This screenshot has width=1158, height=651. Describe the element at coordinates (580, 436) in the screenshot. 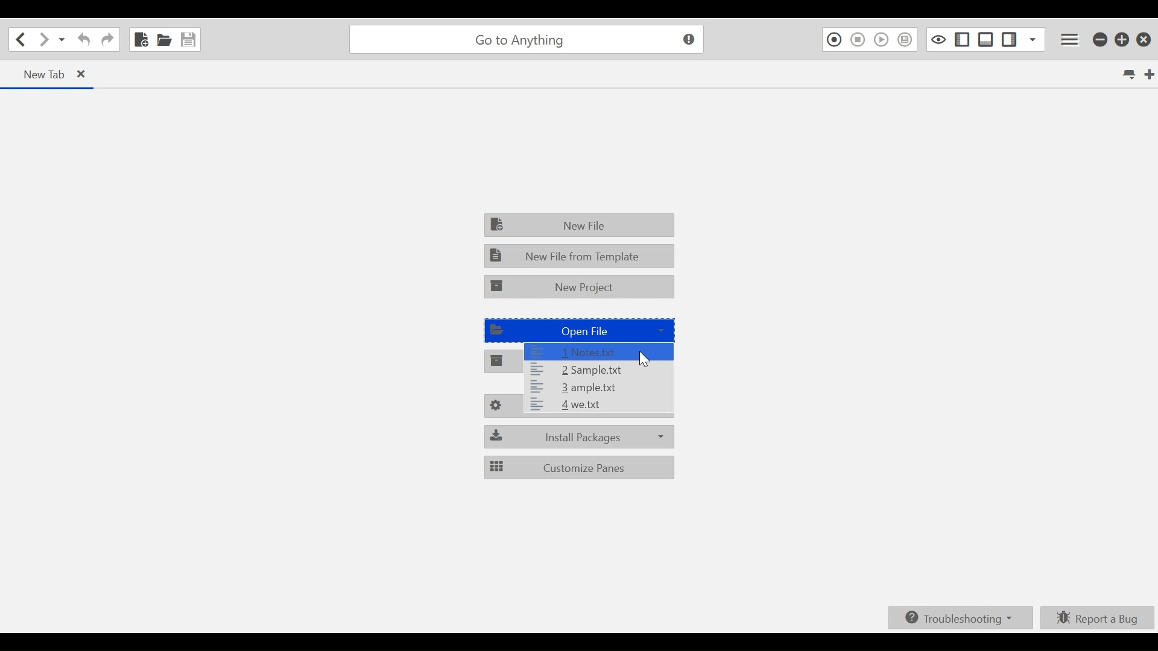

I see `Install packages` at that location.